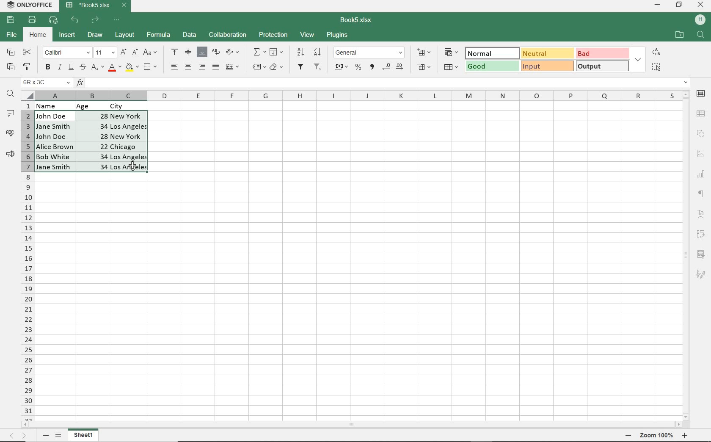  I want to click on SCROLLBAR, so click(354, 425).